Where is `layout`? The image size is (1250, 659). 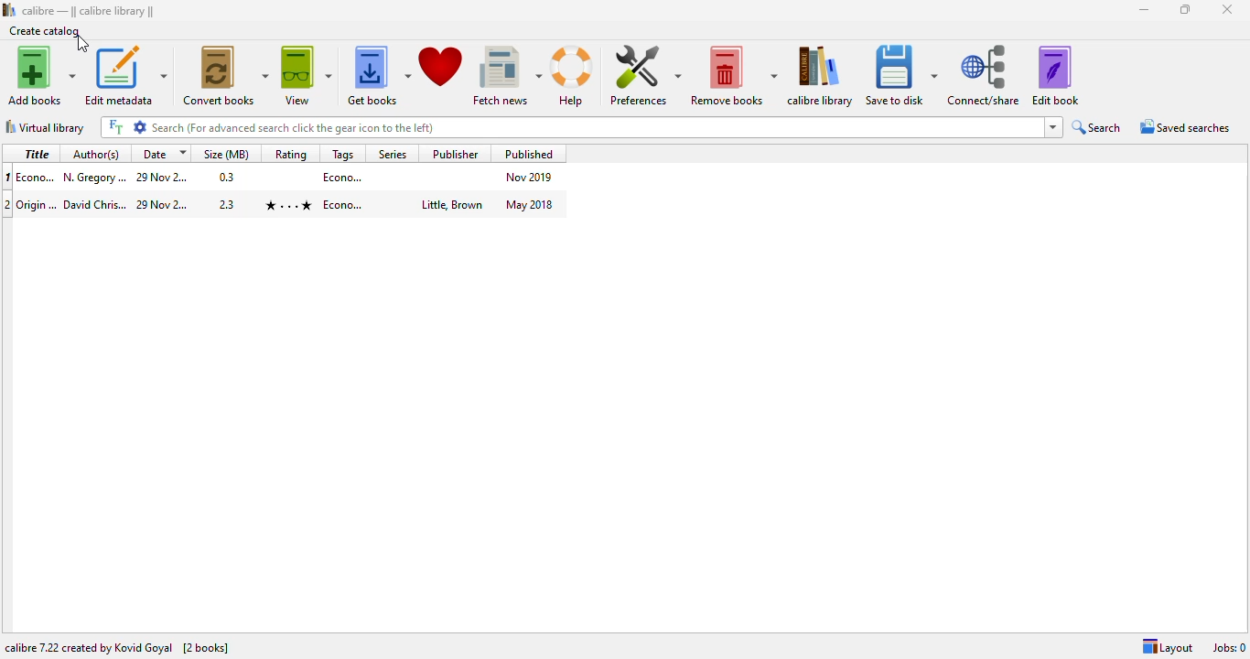
layout is located at coordinates (1168, 647).